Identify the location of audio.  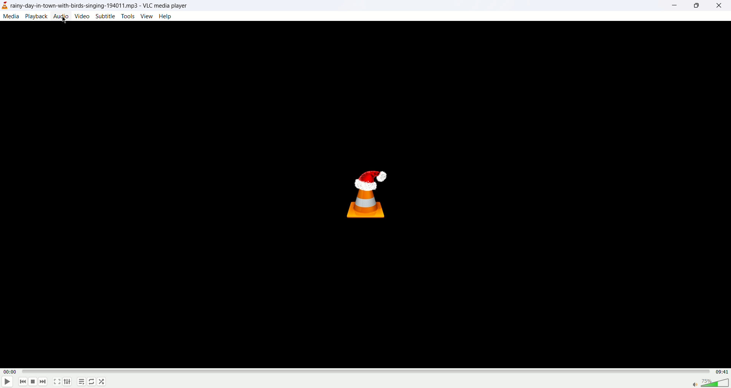
(61, 16).